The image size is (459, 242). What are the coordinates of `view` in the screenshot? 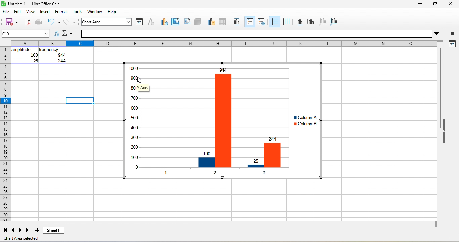 It's located at (31, 12).